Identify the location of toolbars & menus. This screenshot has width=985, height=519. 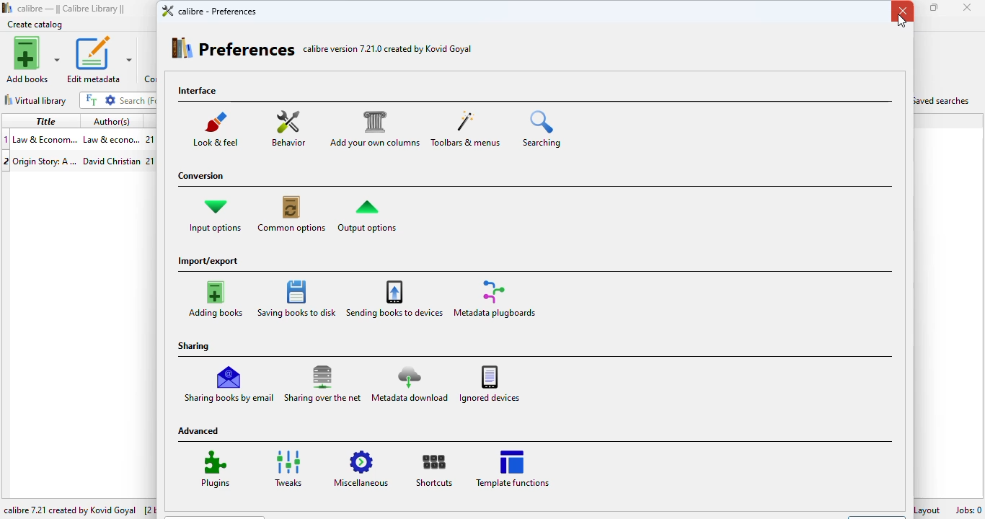
(468, 128).